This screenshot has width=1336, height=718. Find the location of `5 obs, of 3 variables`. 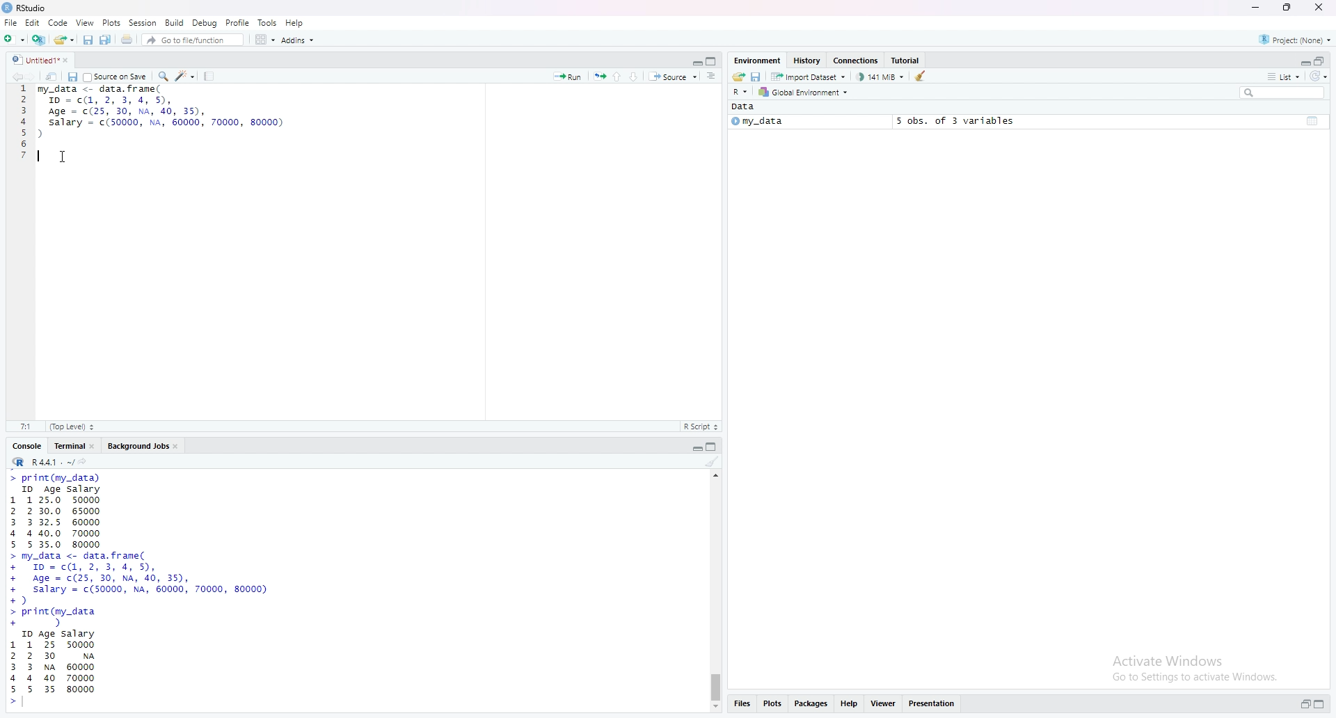

5 obs, of 3 variables is located at coordinates (950, 120).